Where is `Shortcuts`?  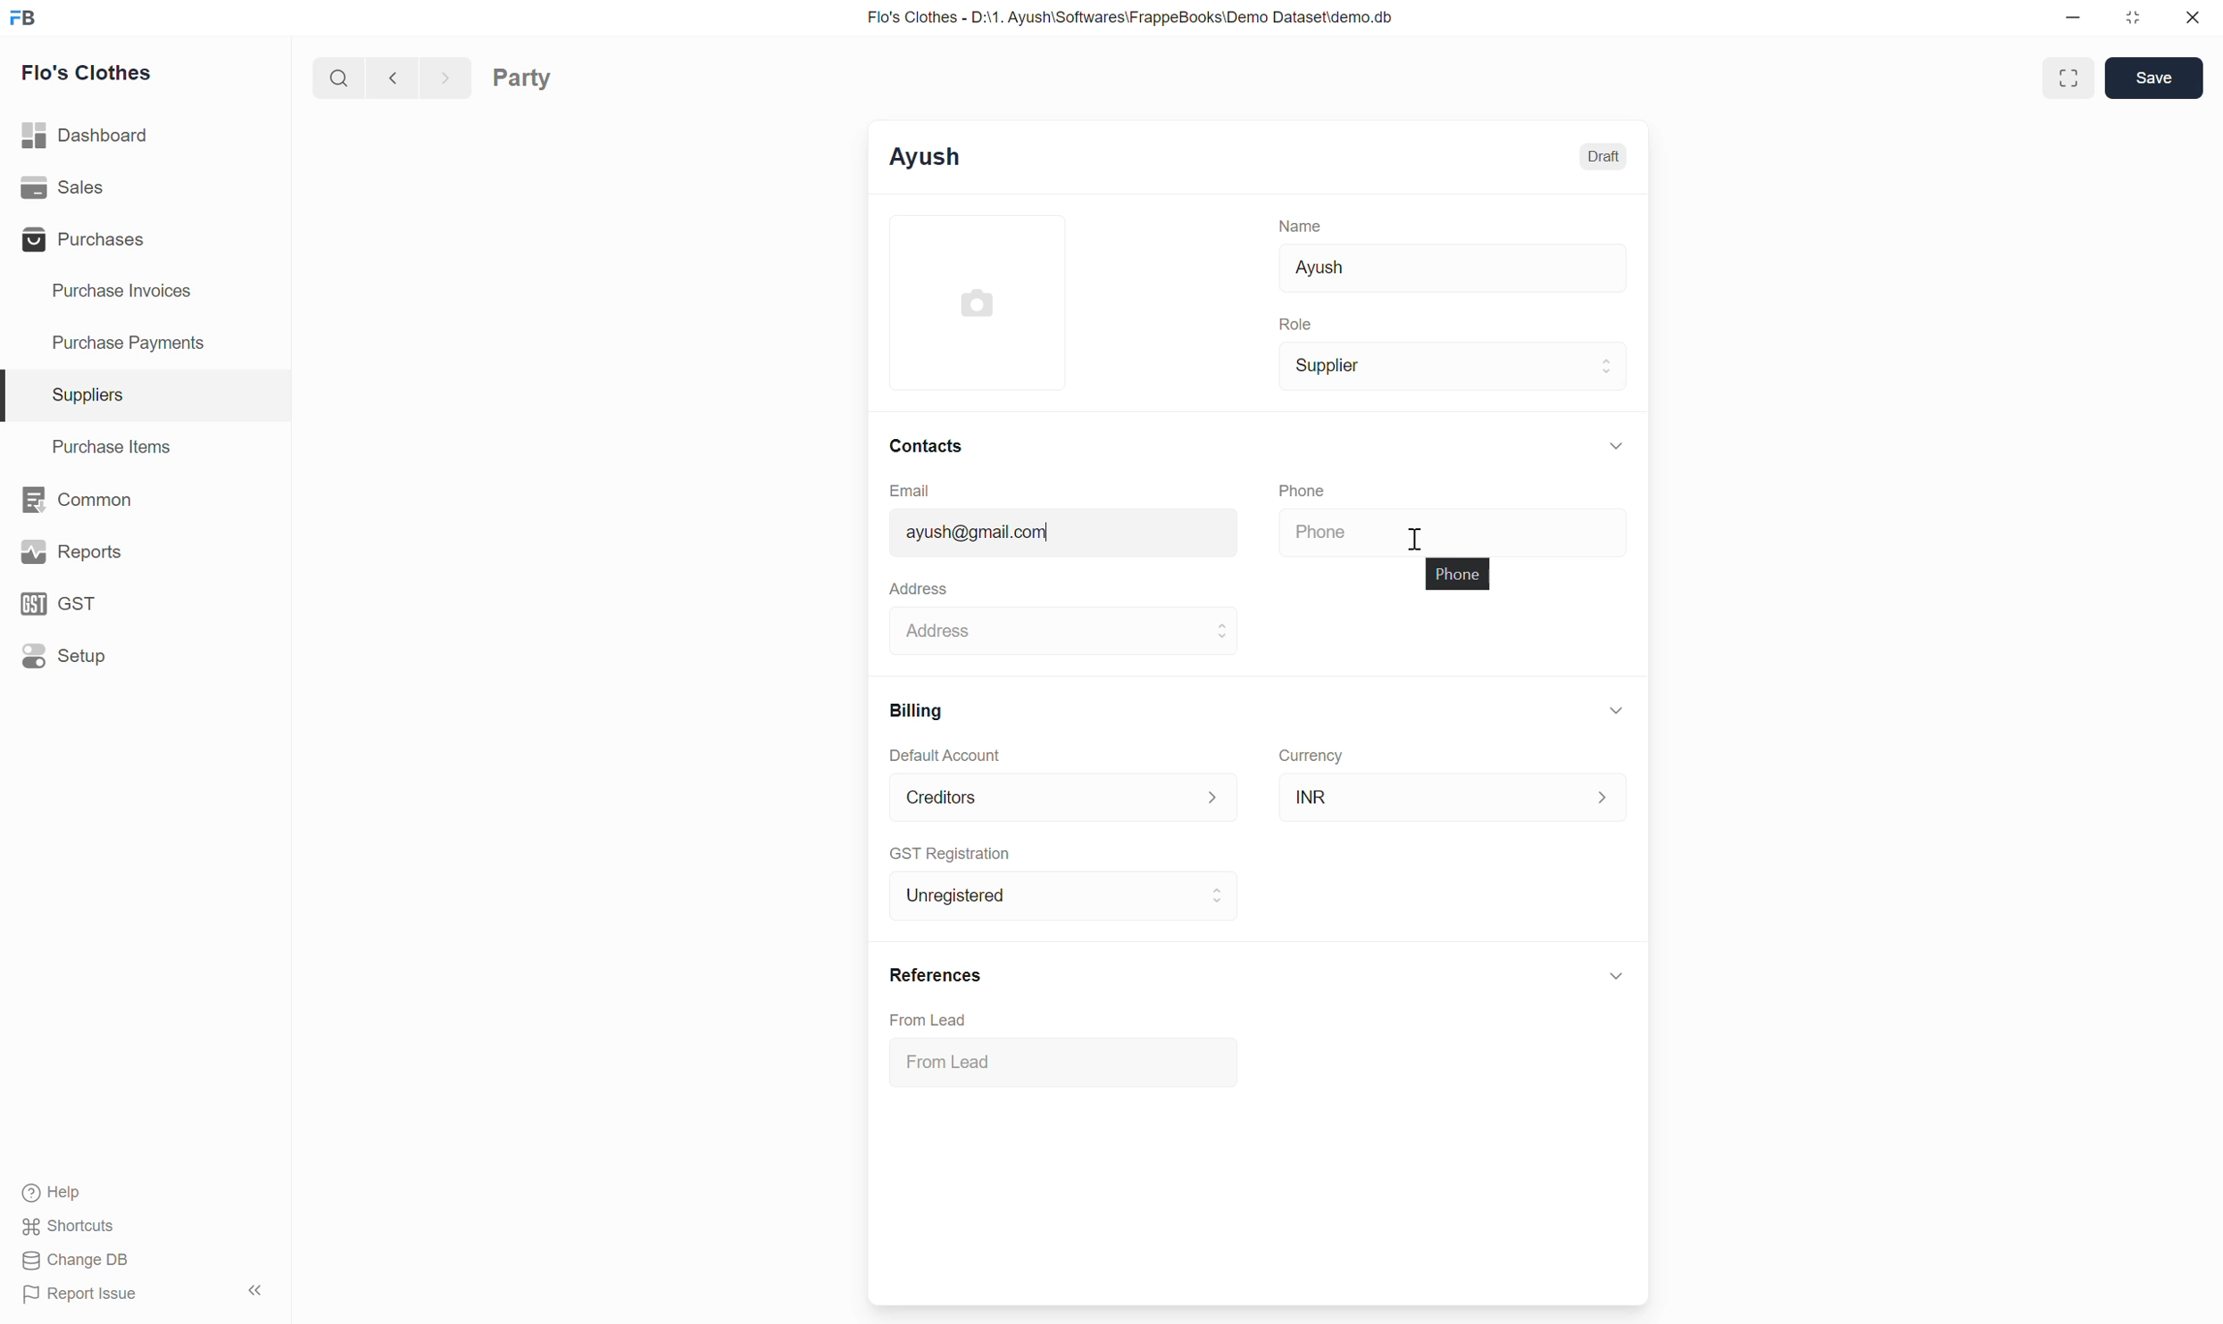 Shortcuts is located at coordinates (70, 1226).